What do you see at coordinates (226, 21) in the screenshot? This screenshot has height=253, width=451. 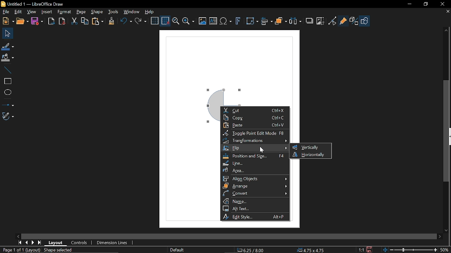 I see `insert equation` at bounding box center [226, 21].